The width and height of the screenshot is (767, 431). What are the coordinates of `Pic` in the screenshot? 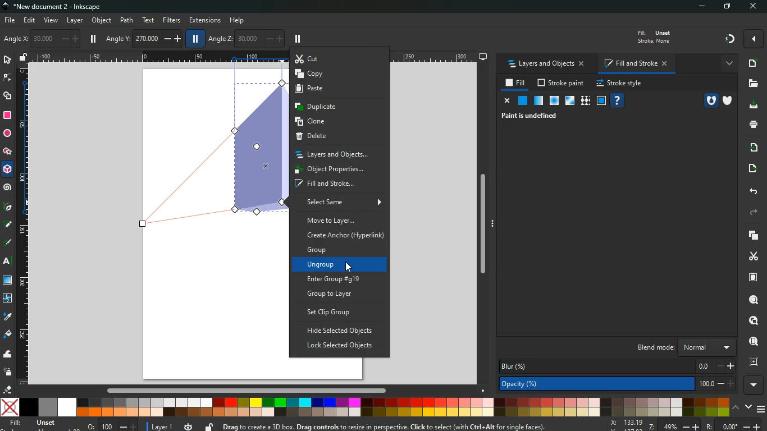 It's located at (8, 205).